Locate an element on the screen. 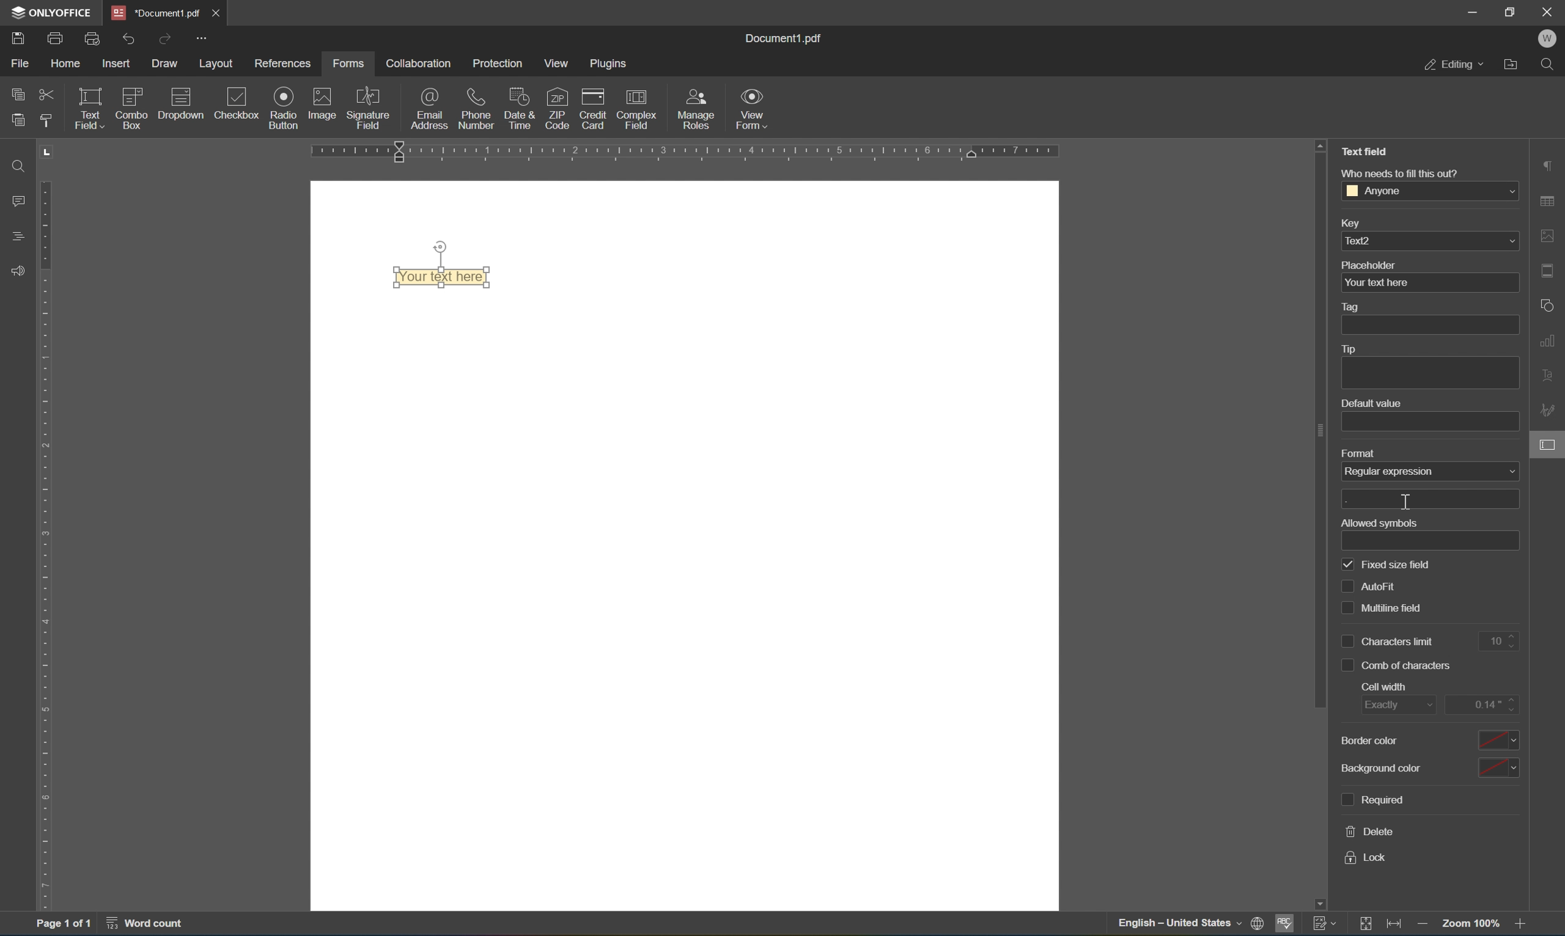 This screenshot has width=1565, height=936. combo box is located at coordinates (131, 112).